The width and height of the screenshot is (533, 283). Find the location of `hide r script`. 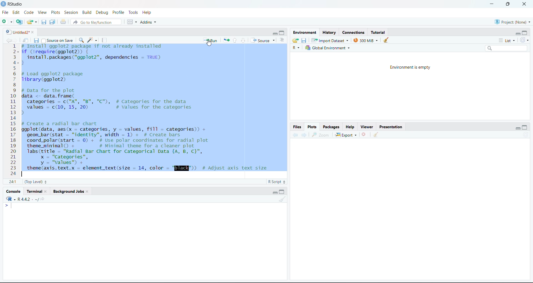

hide r script is located at coordinates (274, 192).